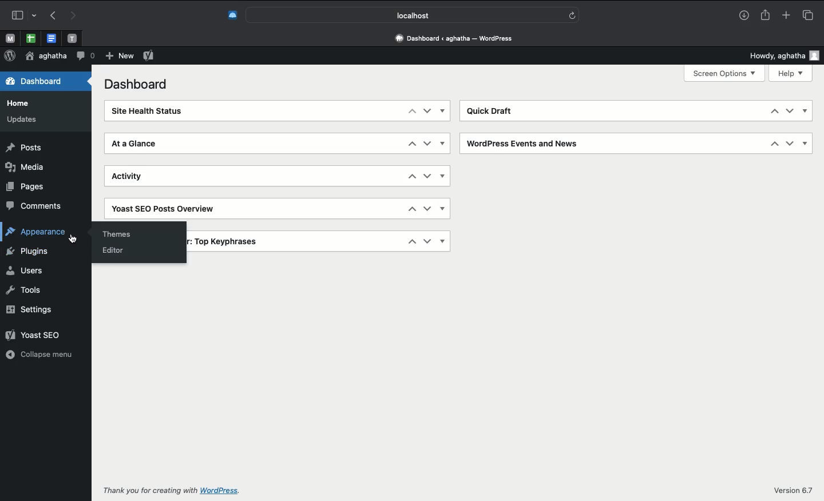  Describe the element at coordinates (133, 85) in the screenshot. I see `Dashboard` at that location.